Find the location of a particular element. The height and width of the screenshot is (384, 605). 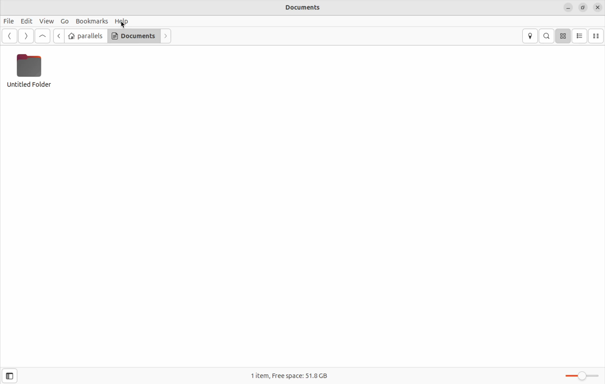

Files is located at coordinates (10, 22).